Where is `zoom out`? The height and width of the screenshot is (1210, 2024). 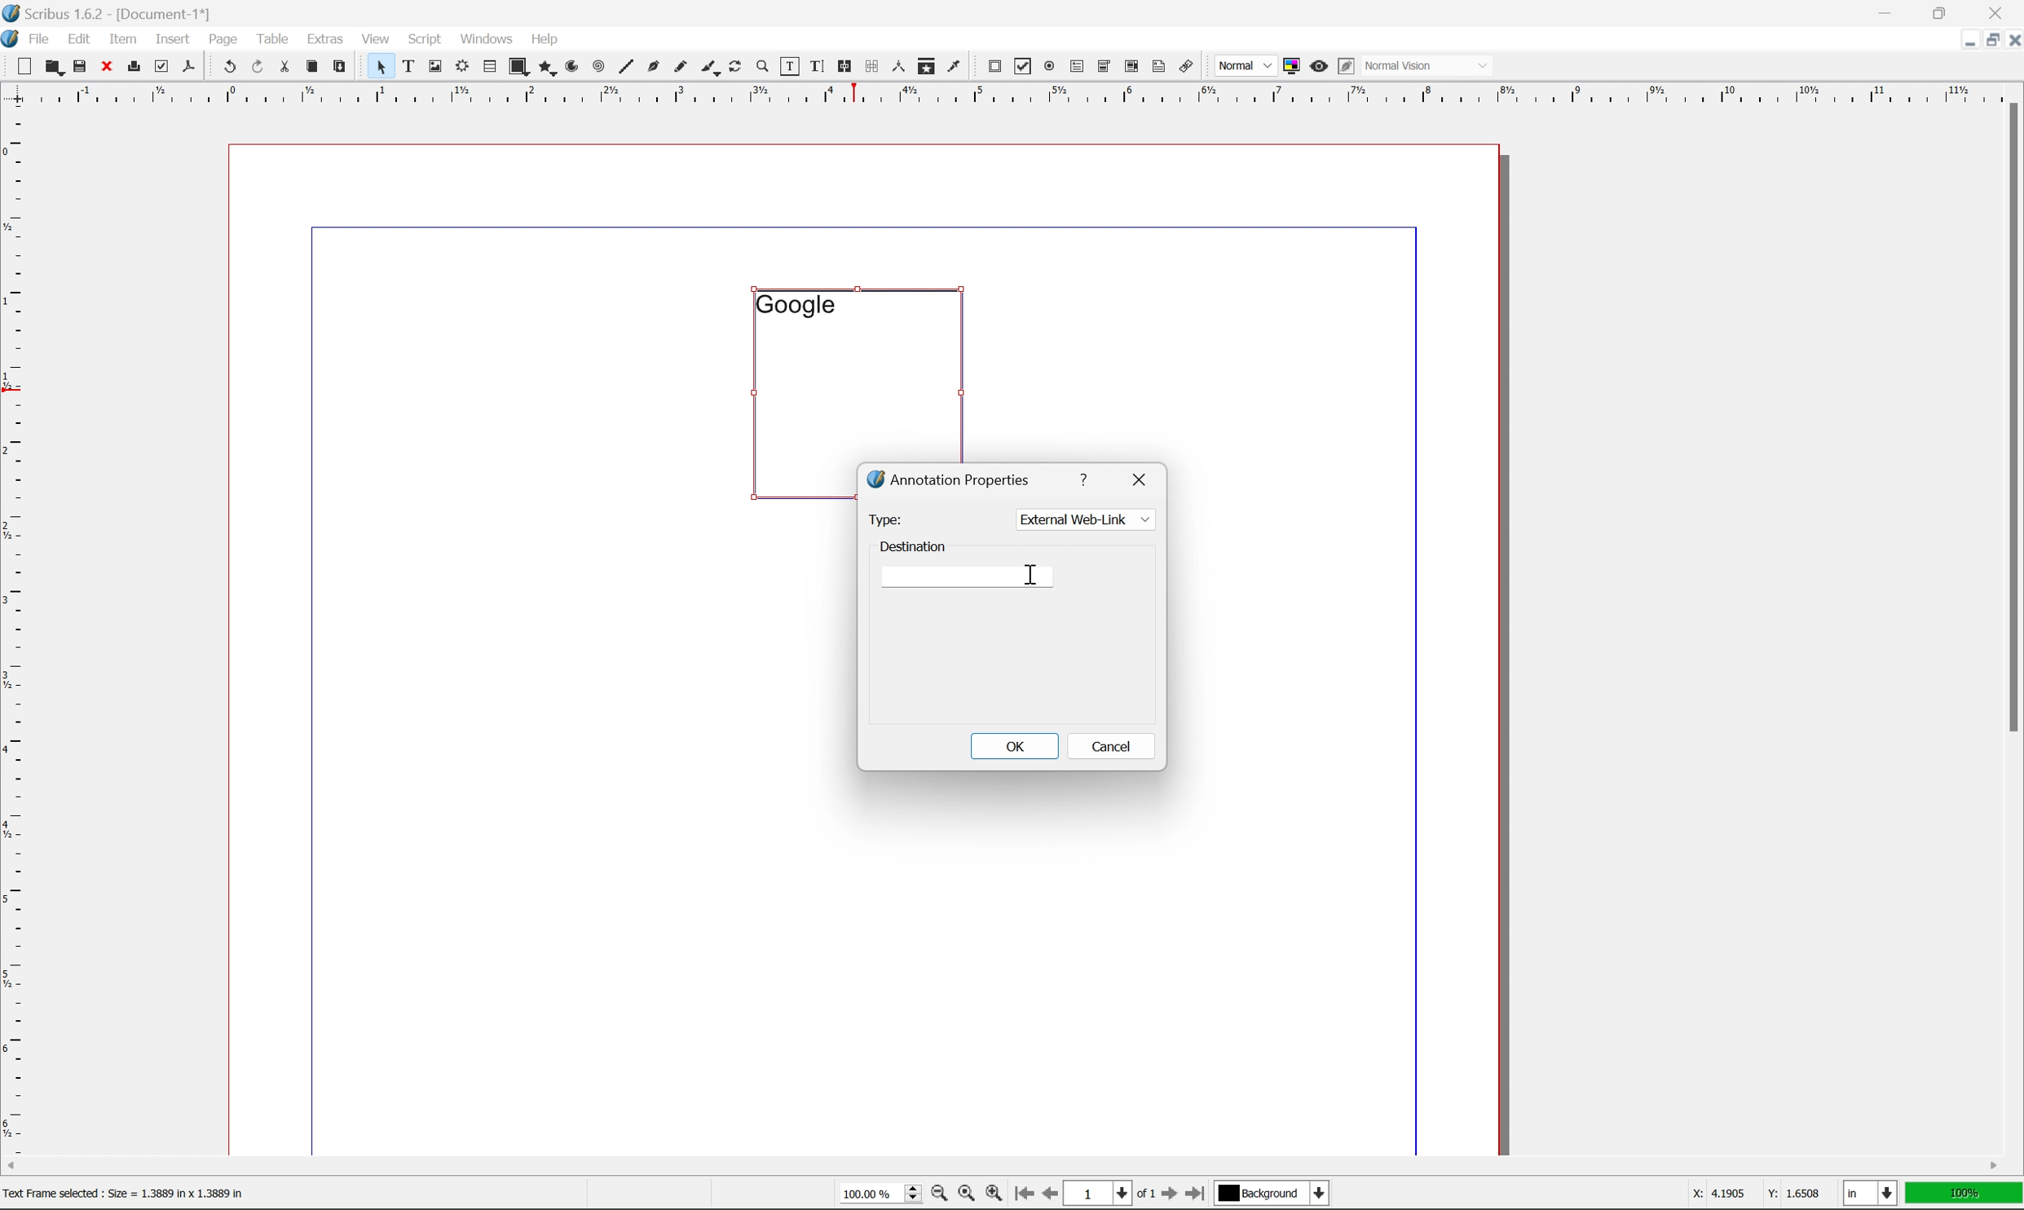
zoom out is located at coordinates (935, 1196).